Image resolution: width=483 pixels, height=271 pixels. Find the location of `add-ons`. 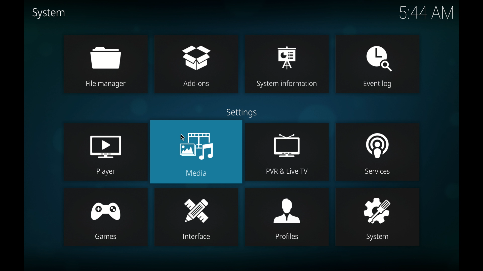

add-ons is located at coordinates (196, 64).